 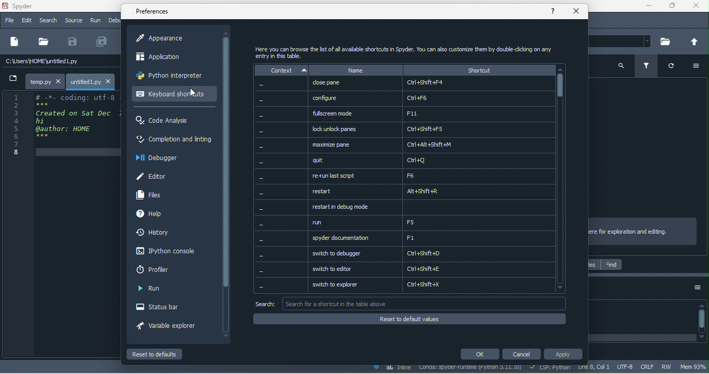 I want to click on Maximize pane, so click(x=431, y=145).